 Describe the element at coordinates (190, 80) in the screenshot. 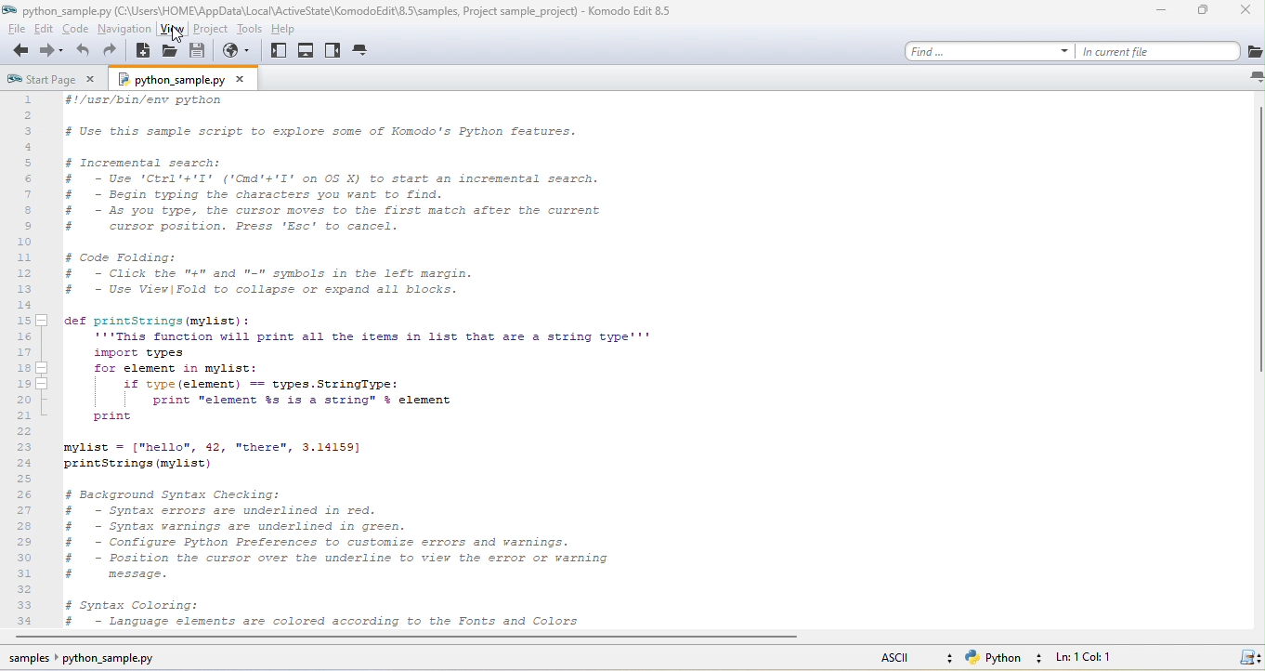

I see `python sample` at that location.